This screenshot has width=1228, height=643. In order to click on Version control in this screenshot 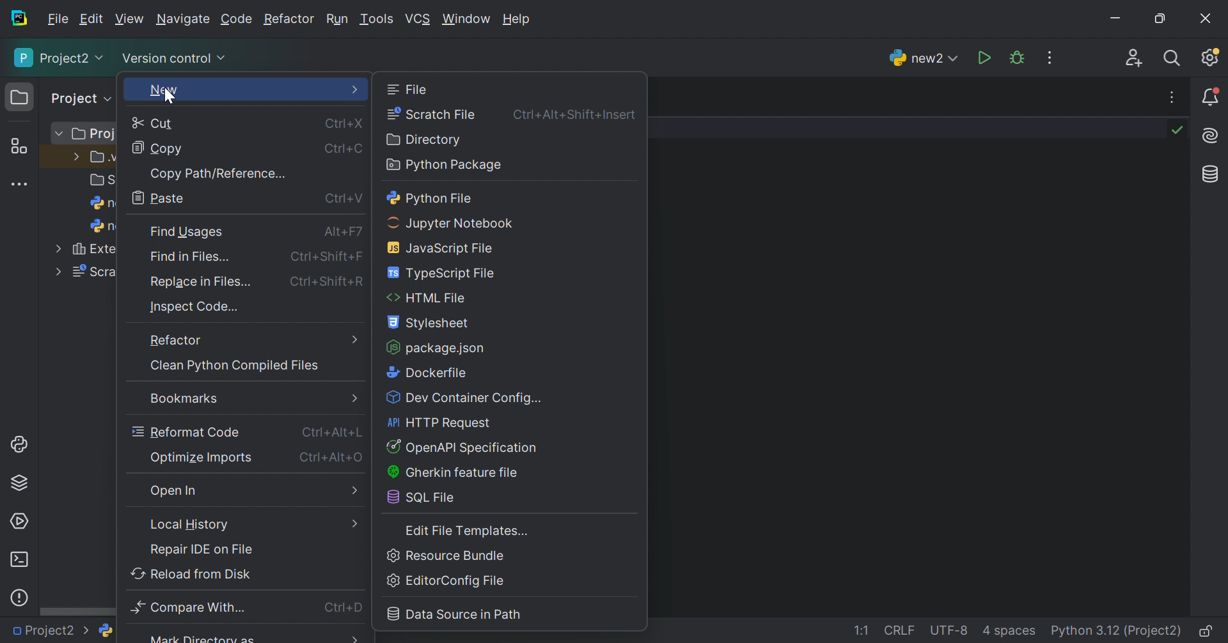, I will do `click(175, 60)`.